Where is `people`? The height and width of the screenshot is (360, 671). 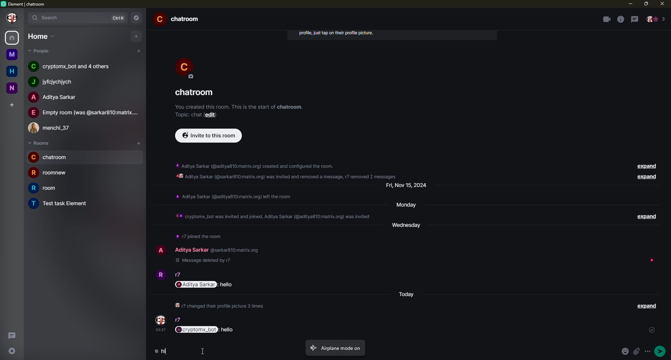 people is located at coordinates (179, 320).